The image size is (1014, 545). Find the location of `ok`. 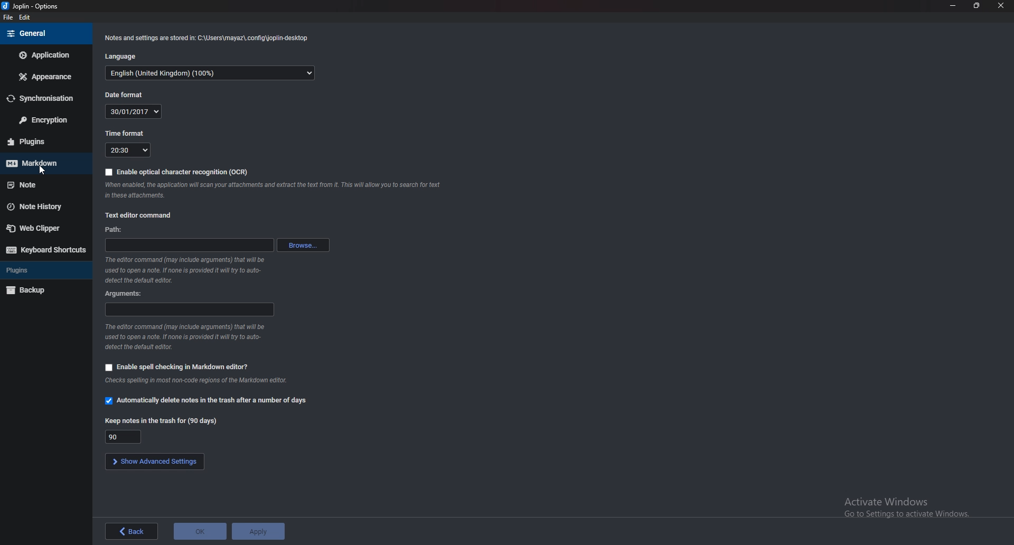

ok is located at coordinates (200, 531).